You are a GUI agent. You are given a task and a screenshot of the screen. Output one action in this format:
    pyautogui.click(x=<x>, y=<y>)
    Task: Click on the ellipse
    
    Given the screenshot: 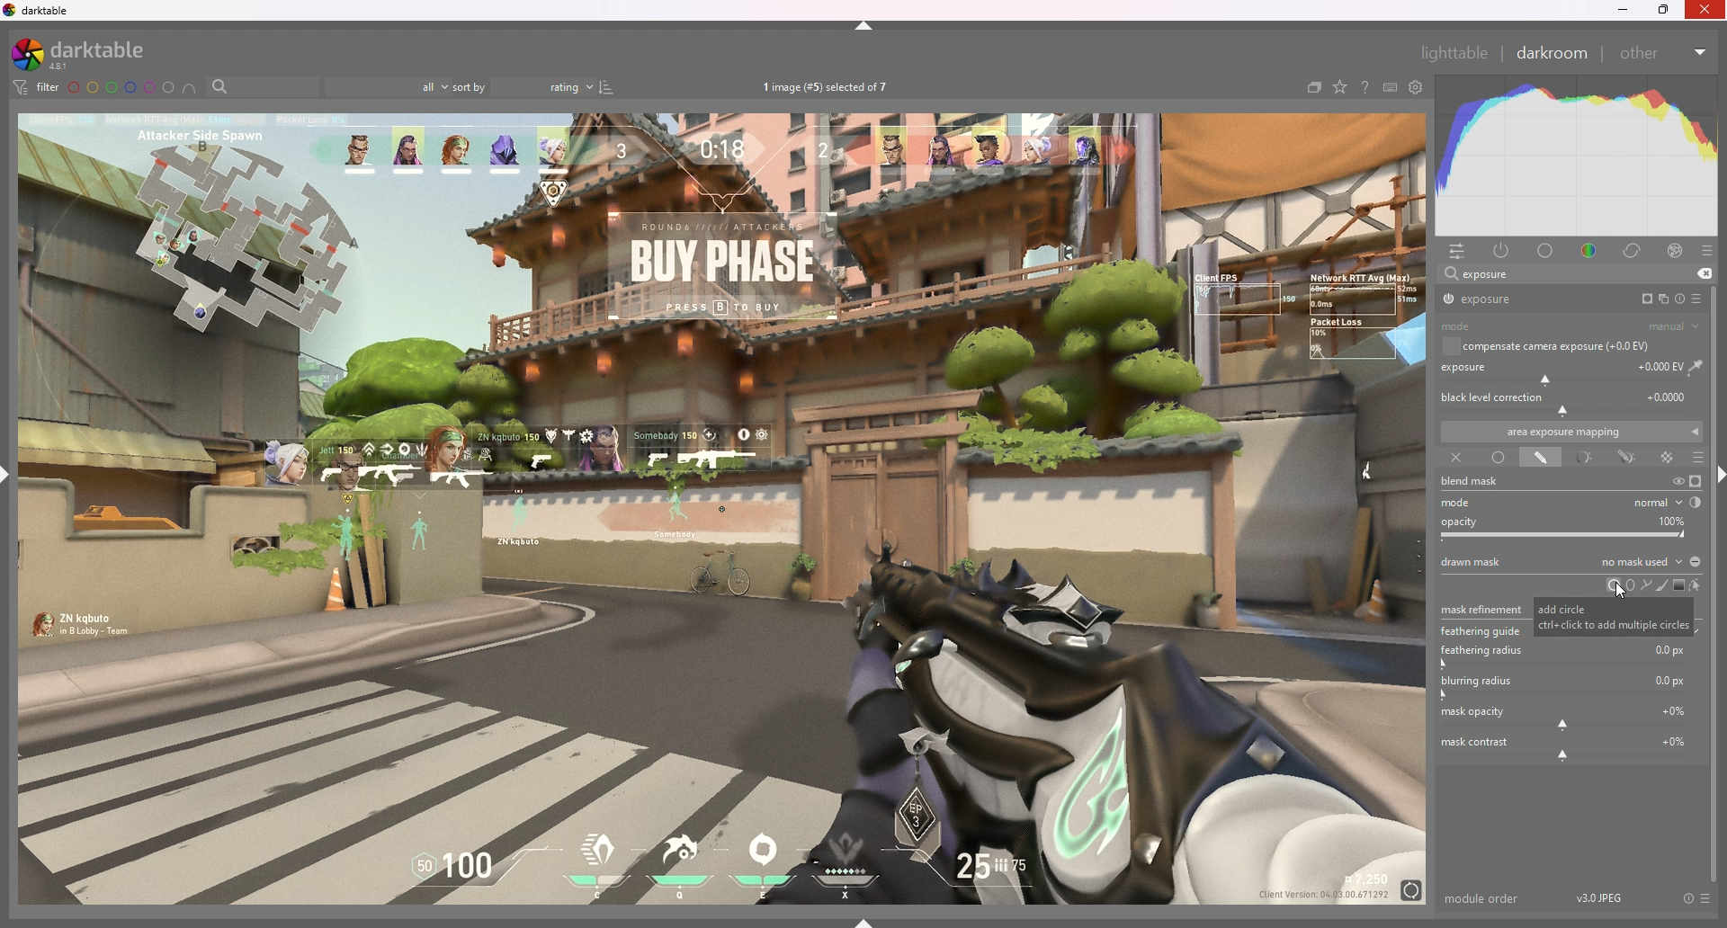 What is the action you would take?
    pyautogui.click(x=1631, y=584)
    